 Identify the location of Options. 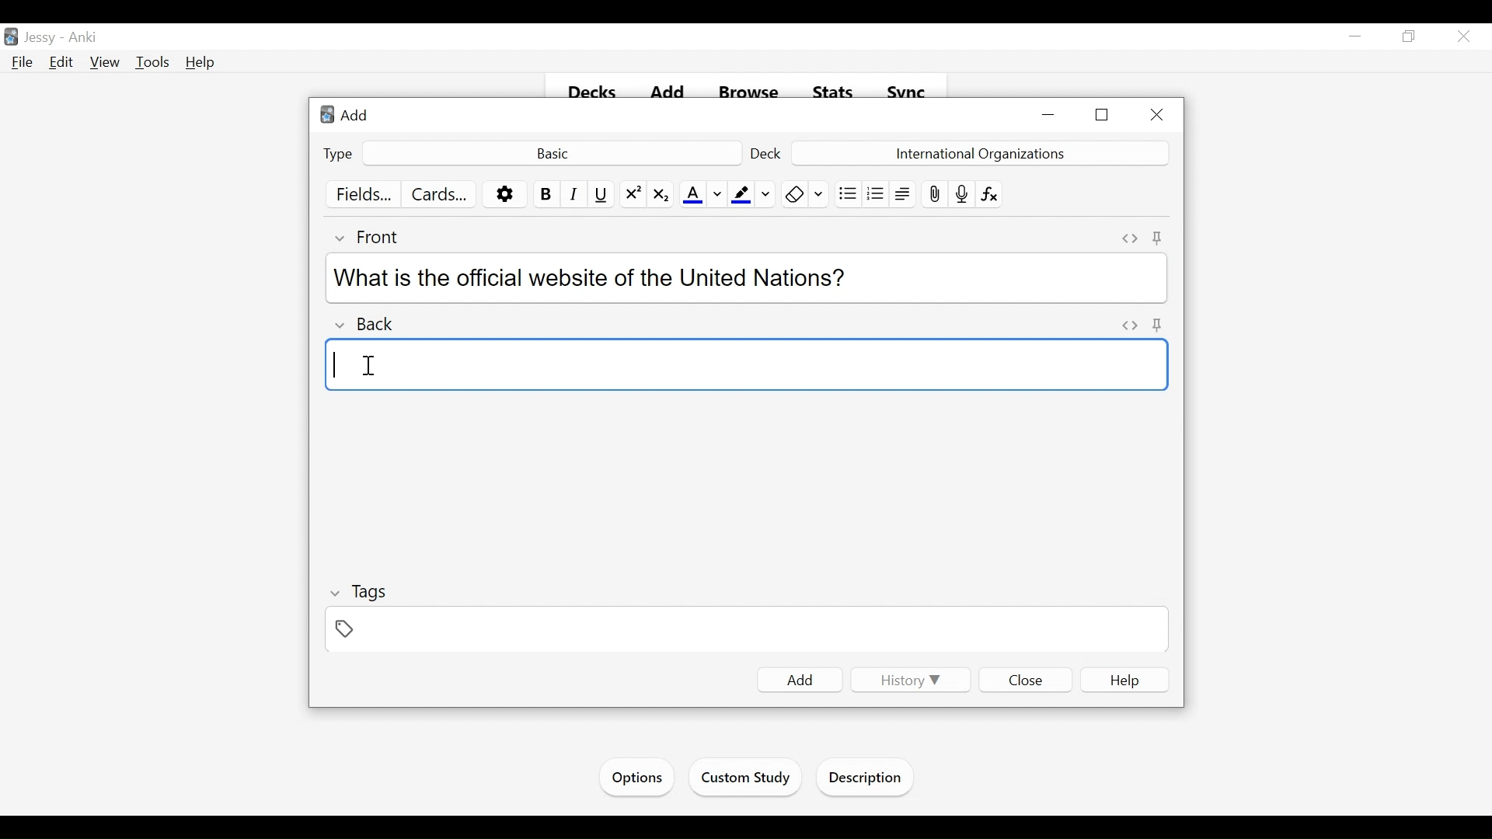
(637, 778).